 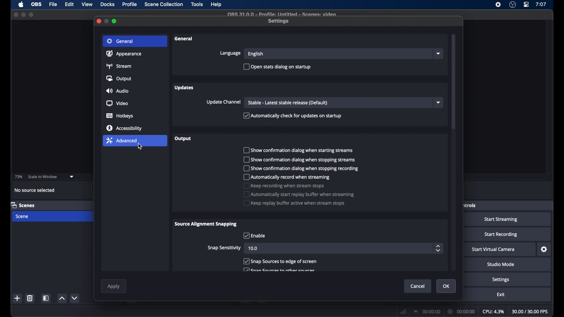 I want to click on fps, so click(x=530, y=312).